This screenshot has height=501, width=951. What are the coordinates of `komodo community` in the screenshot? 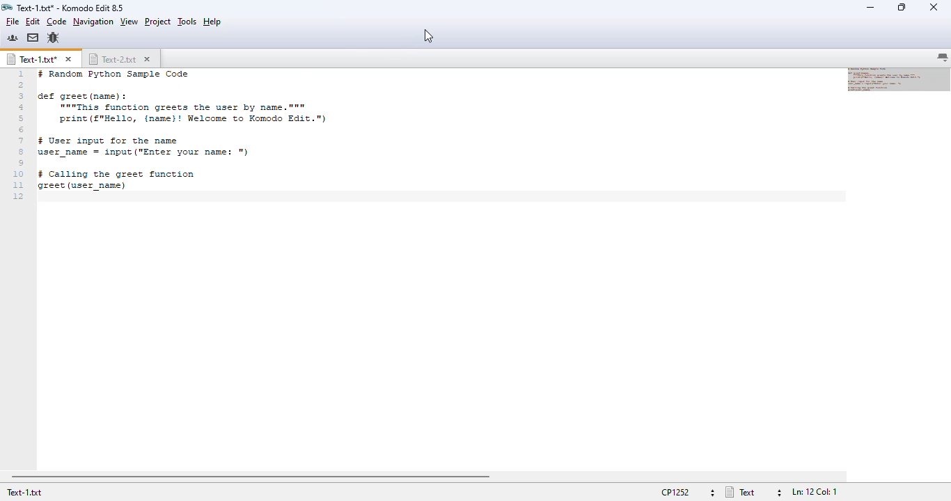 It's located at (13, 38).